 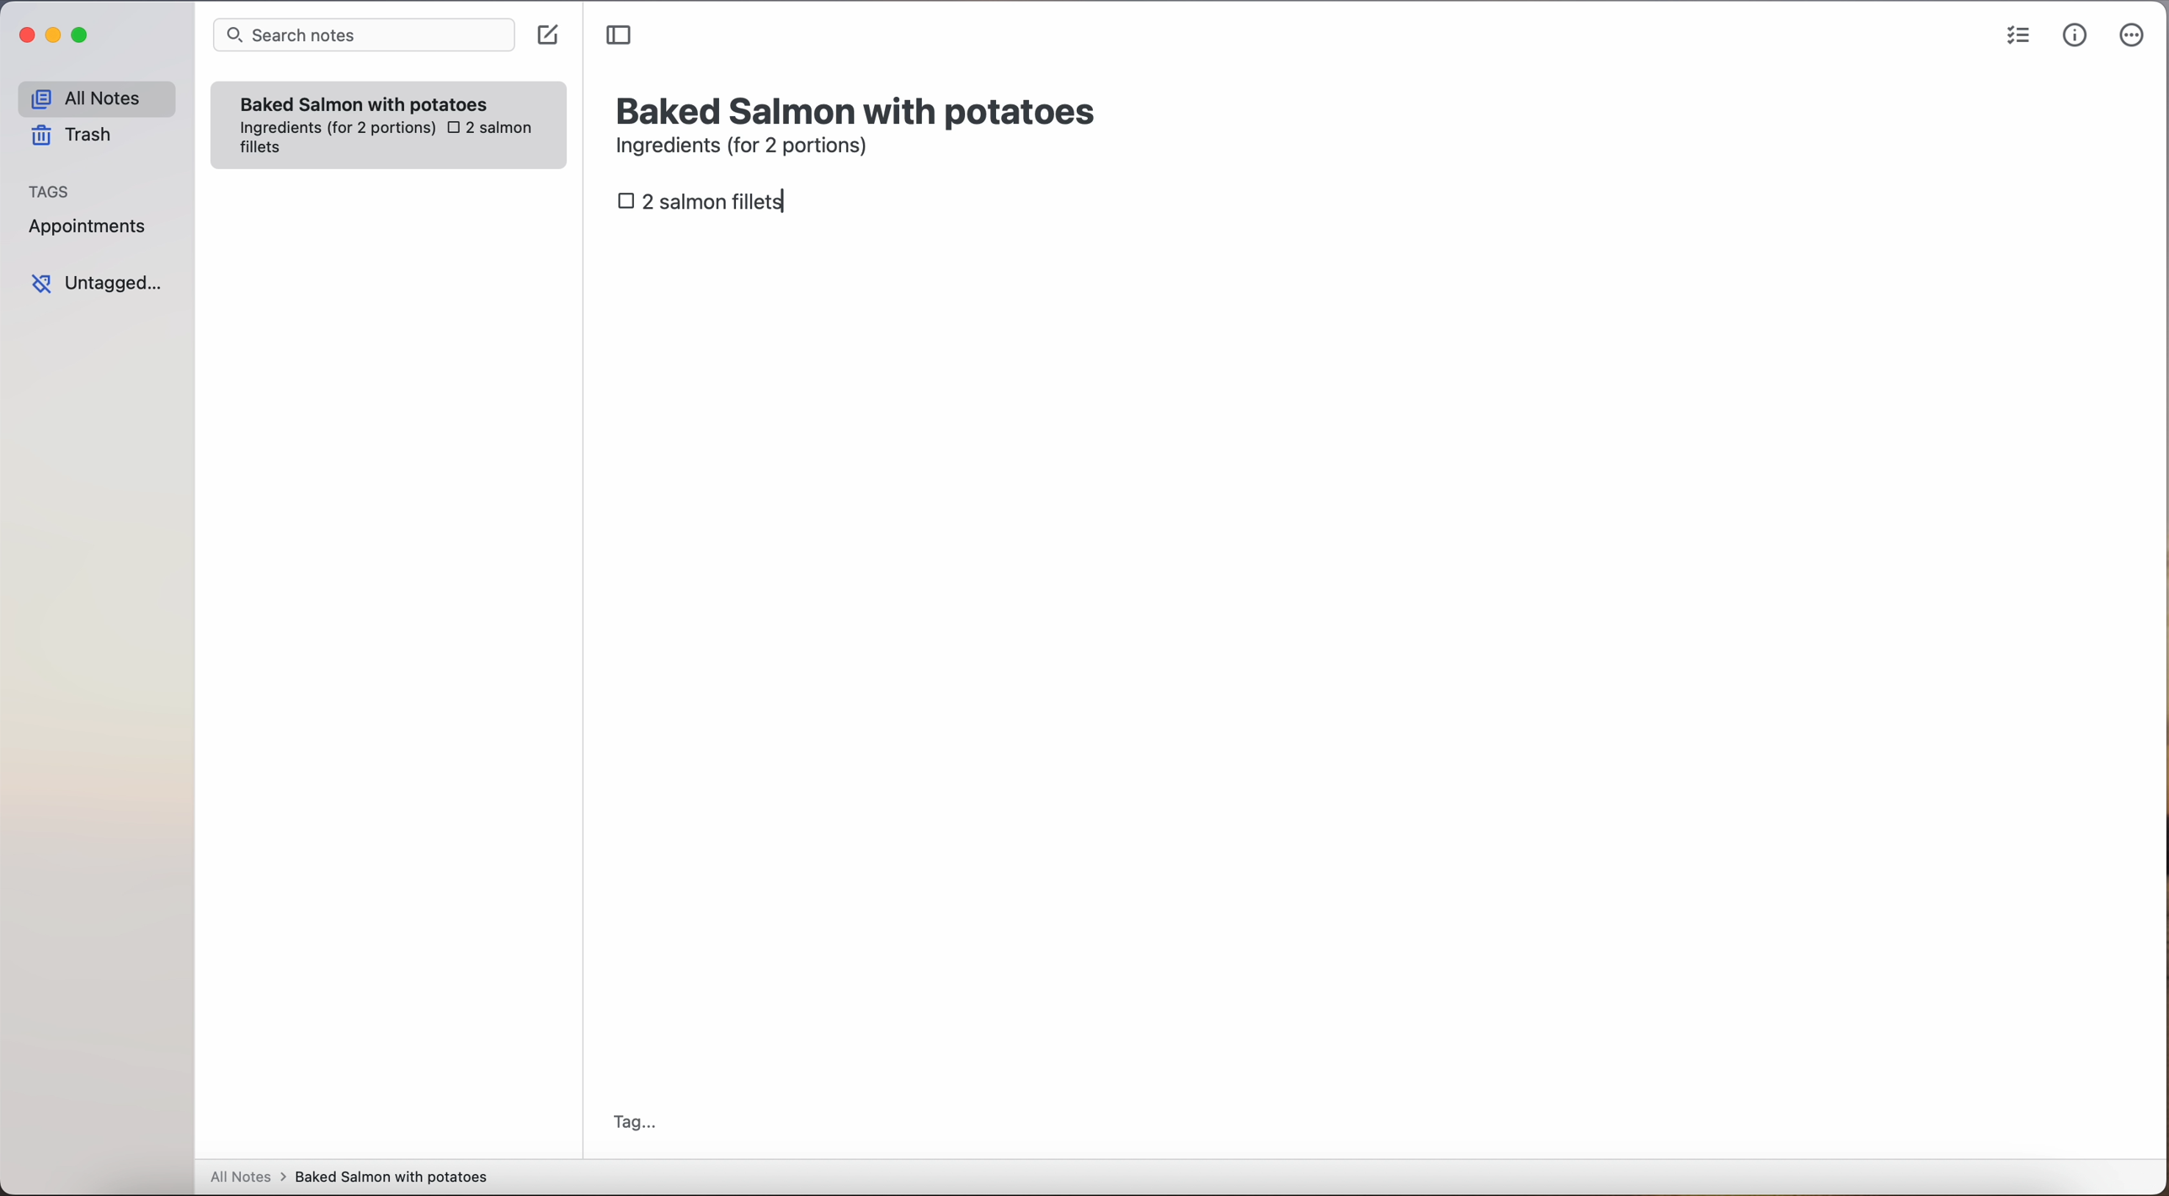 What do you see at coordinates (633, 1124) in the screenshot?
I see `tag` at bounding box center [633, 1124].